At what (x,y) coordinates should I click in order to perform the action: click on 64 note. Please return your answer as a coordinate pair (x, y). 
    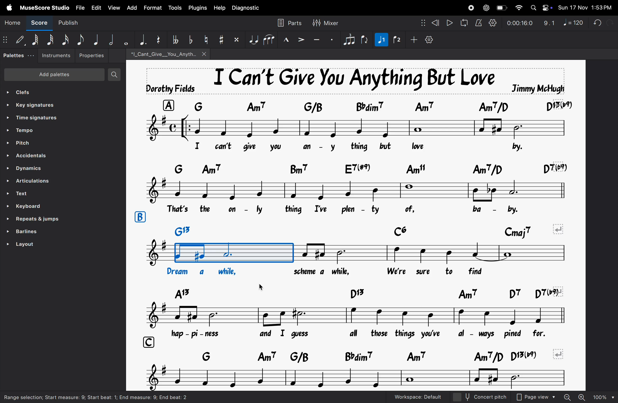
    Looking at the image, I should click on (35, 41).